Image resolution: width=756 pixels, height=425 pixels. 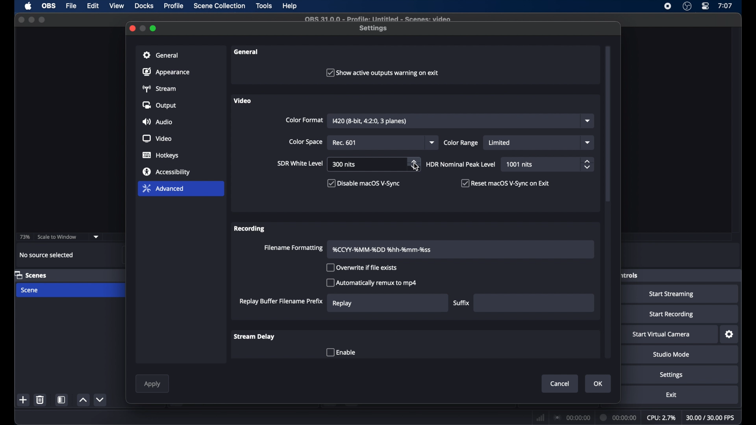 What do you see at coordinates (461, 164) in the screenshot?
I see `HDR nominal peak level` at bounding box center [461, 164].